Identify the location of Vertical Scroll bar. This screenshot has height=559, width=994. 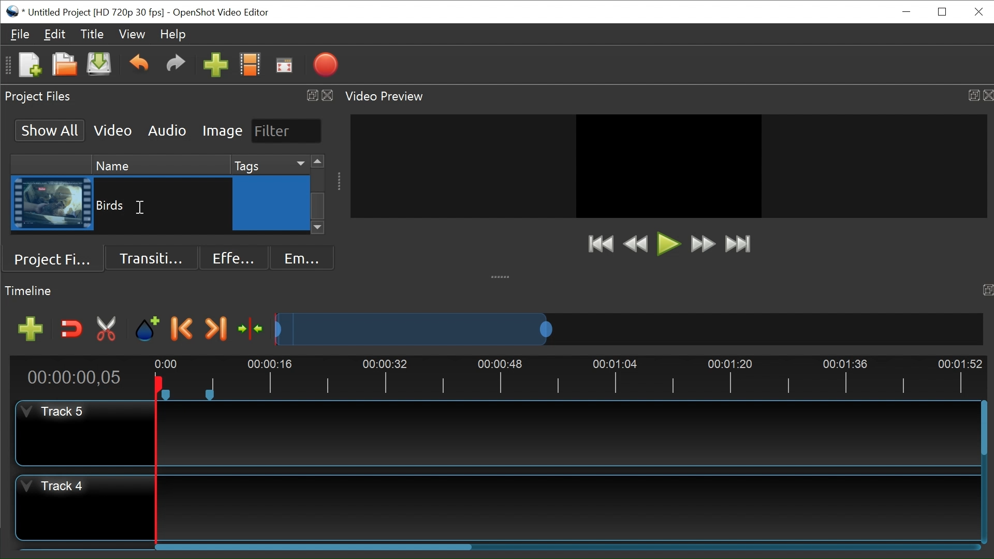
(983, 429).